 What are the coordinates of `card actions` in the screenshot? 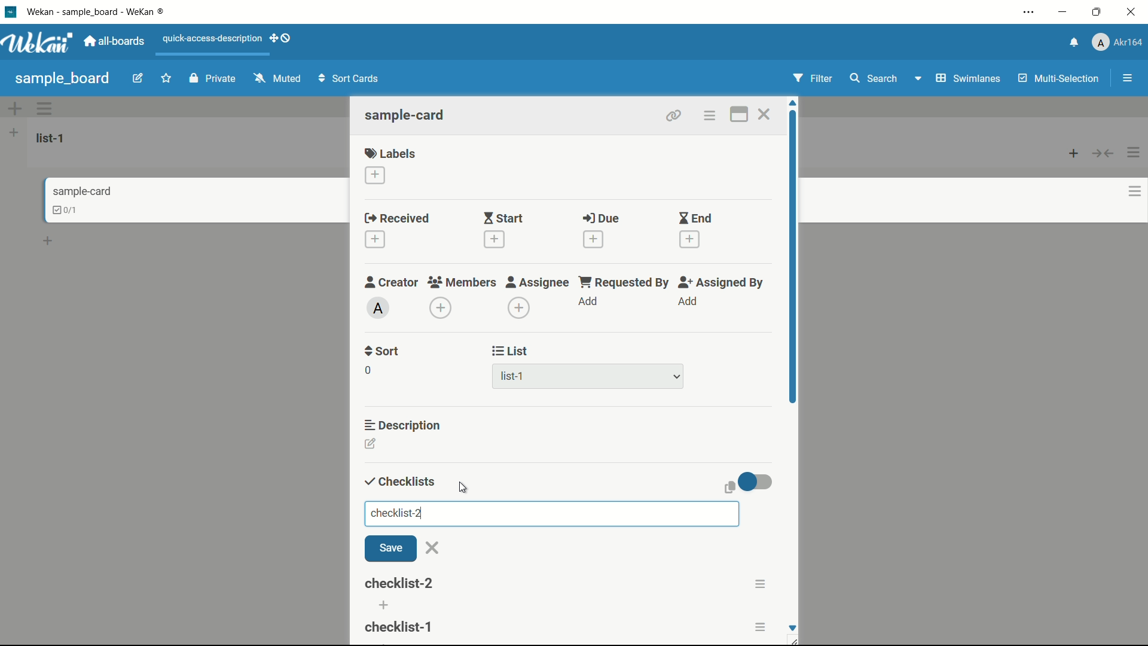 It's located at (1135, 191).